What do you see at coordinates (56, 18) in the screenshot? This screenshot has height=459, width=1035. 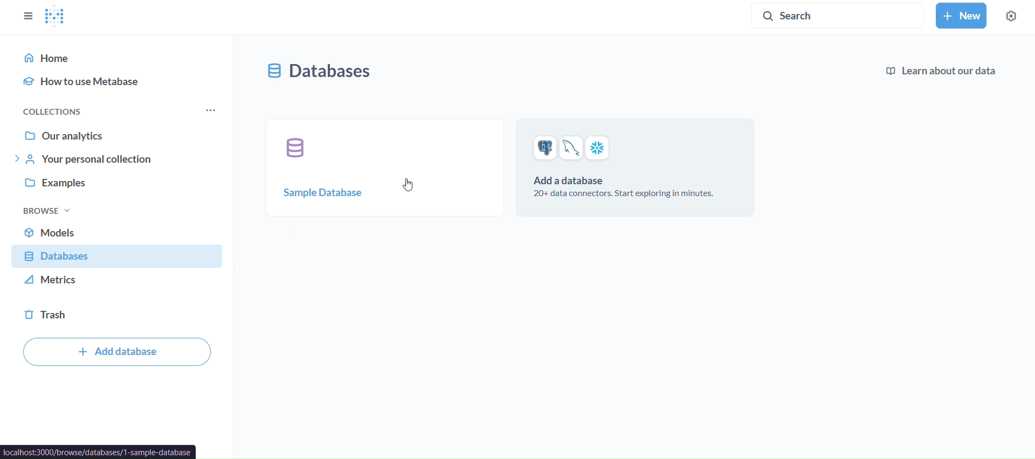 I see `logo` at bounding box center [56, 18].